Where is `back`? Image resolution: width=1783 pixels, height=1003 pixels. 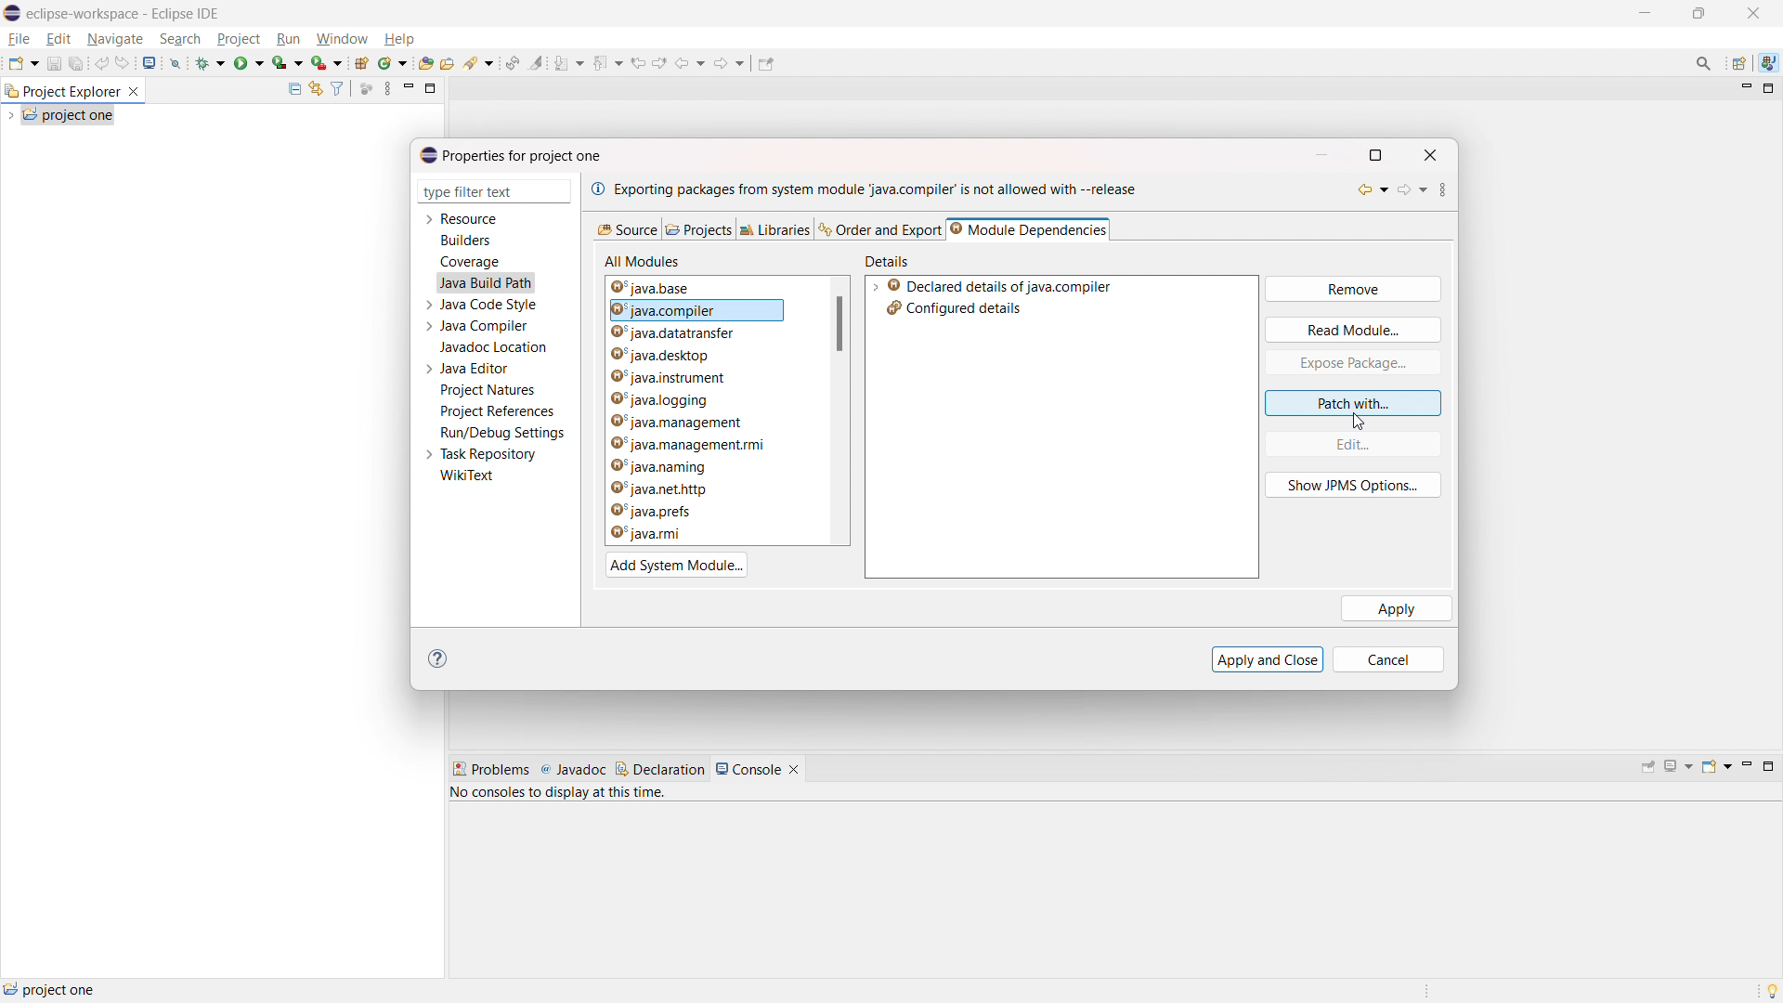 back is located at coordinates (690, 61).